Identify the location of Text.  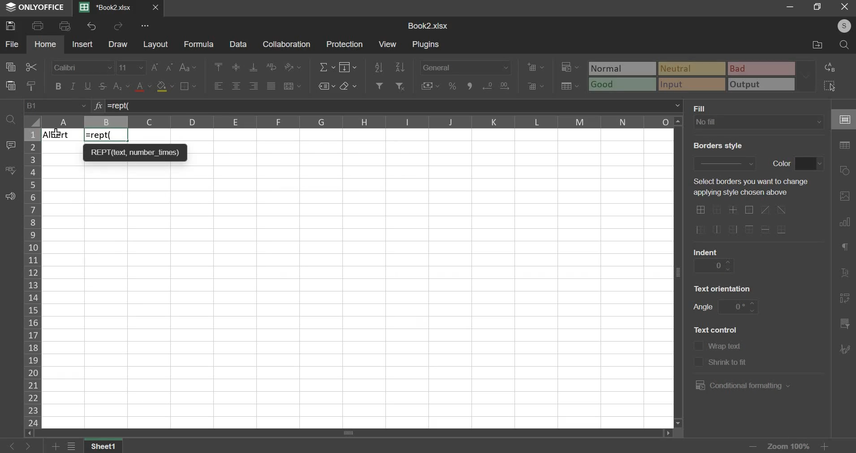
(61, 134).